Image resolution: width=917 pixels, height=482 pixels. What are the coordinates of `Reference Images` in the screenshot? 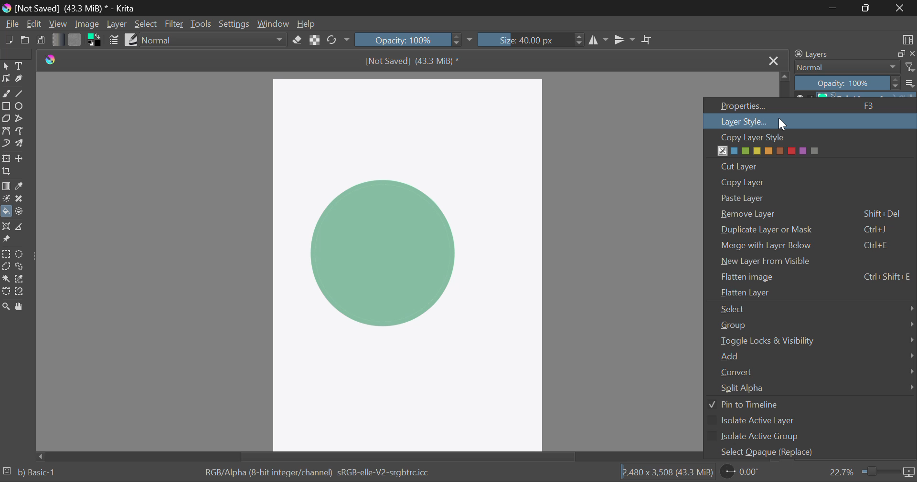 It's located at (6, 239).